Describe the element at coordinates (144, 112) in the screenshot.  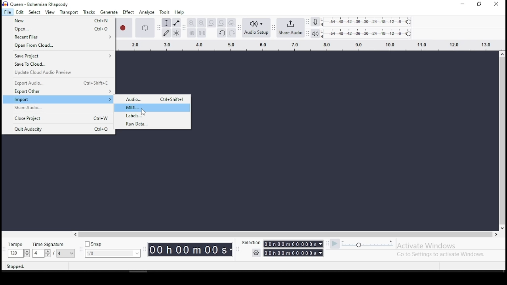
I see `cursor` at that location.